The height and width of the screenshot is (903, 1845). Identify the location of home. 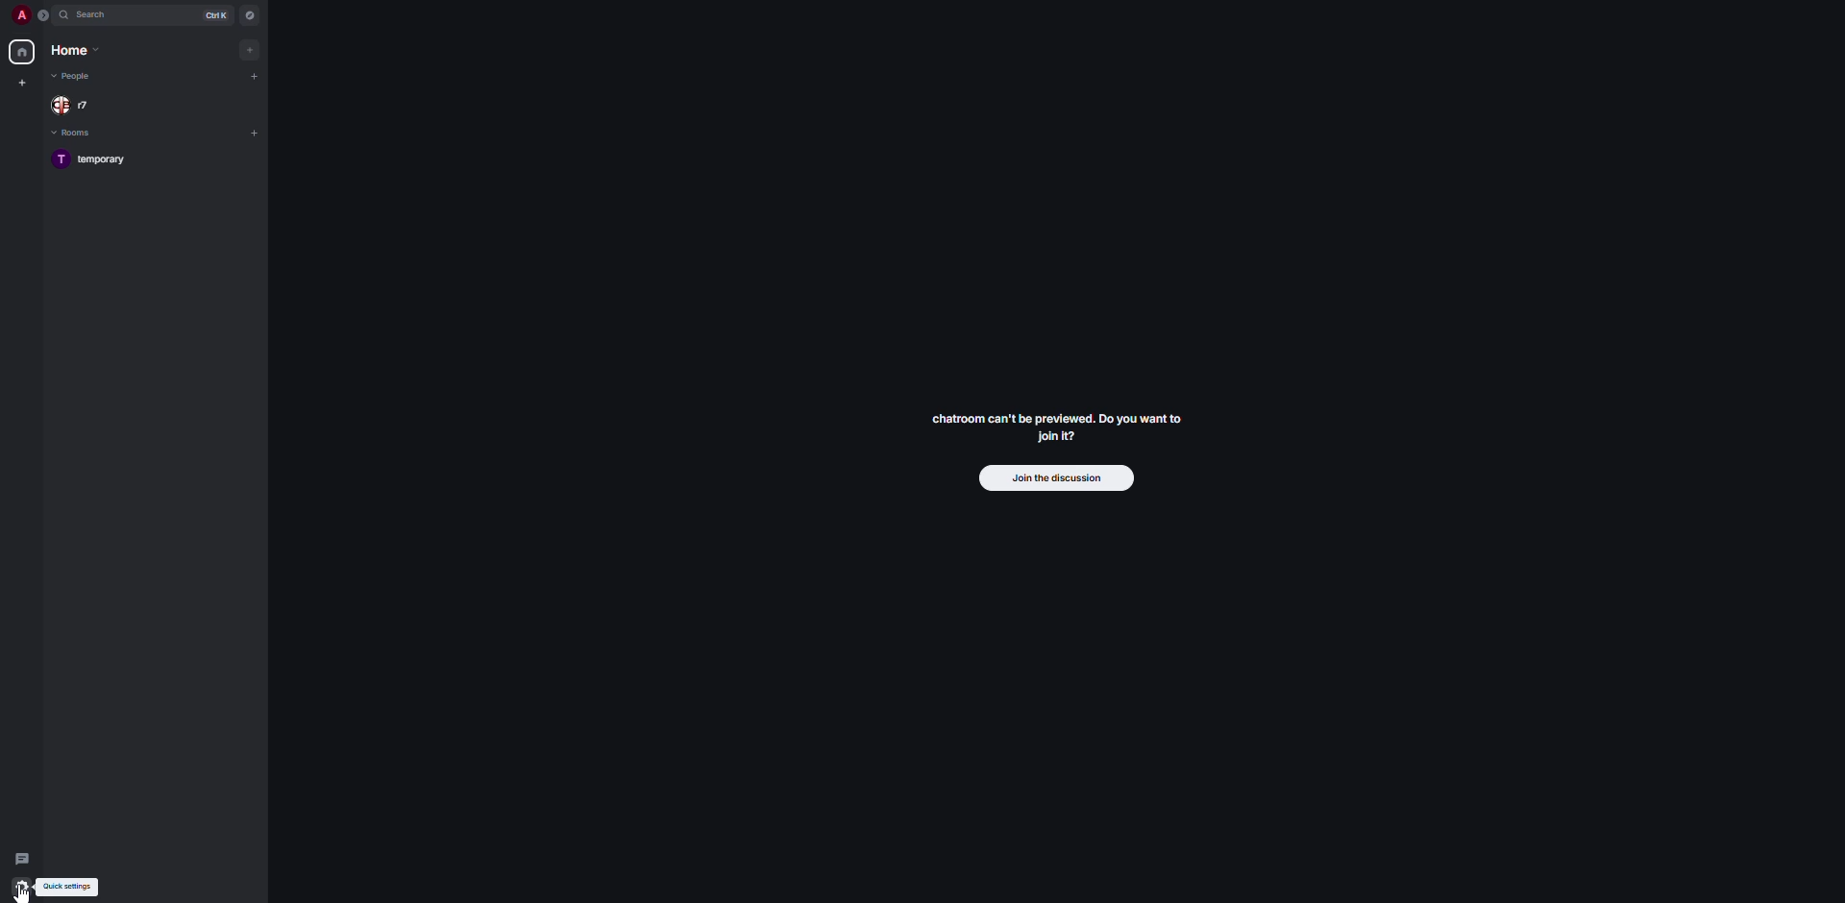
(24, 52).